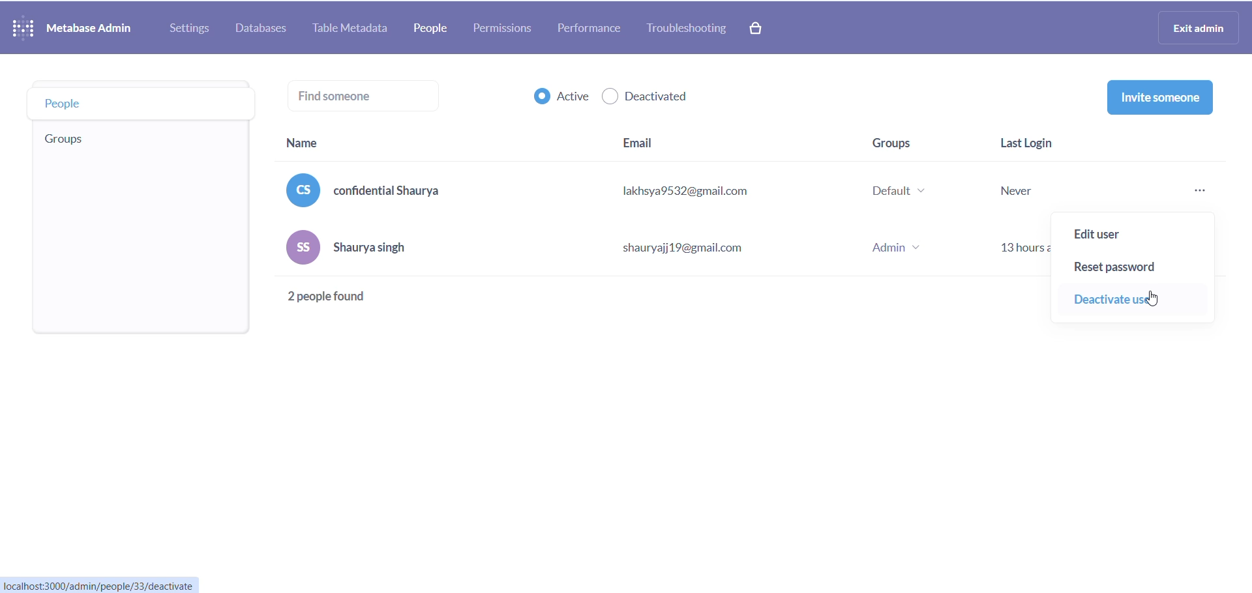 The width and height of the screenshot is (1252, 593). Describe the element at coordinates (909, 246) in the screenshot. I see `group` at that location.